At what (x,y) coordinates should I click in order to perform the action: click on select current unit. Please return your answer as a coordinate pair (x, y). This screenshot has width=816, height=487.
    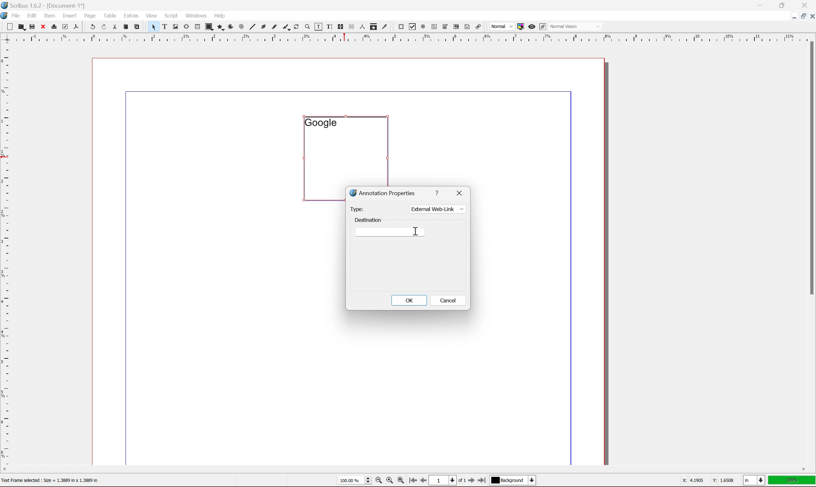
    Looking at the image, I should click on (755, 481).